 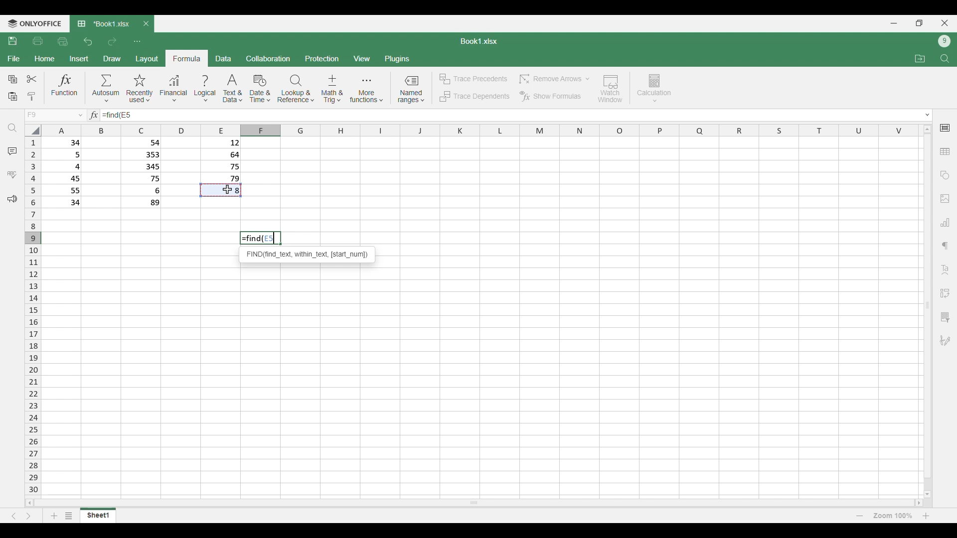 What do you see at coordinates (260, 89) in the screenshot?
I see `Date and time` at bounding box center [260, 89].